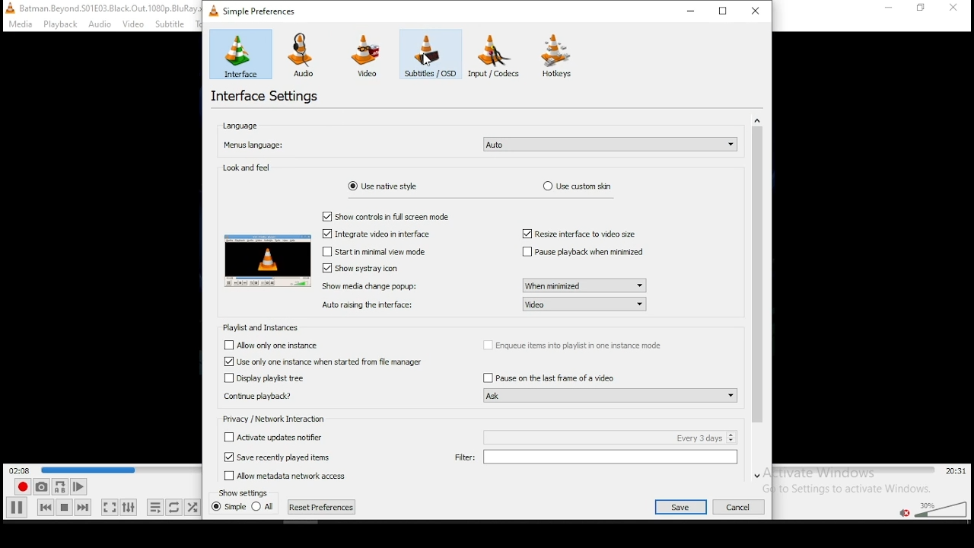  Describe the element at coordinates (605, 437) in the screenshot. I see `` at that location.